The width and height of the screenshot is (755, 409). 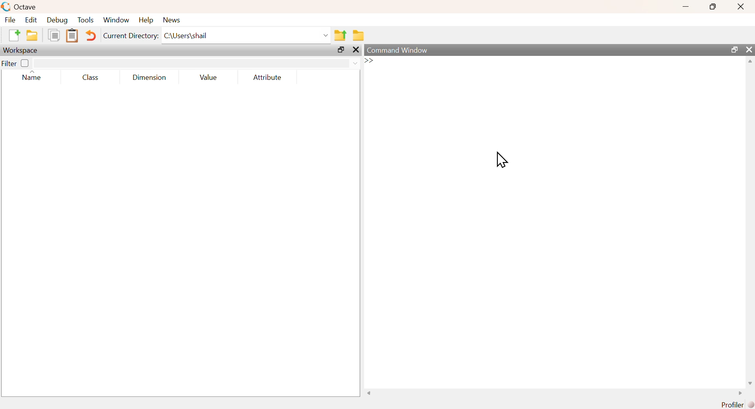 I want to click on News, so click(x=172, y=20).